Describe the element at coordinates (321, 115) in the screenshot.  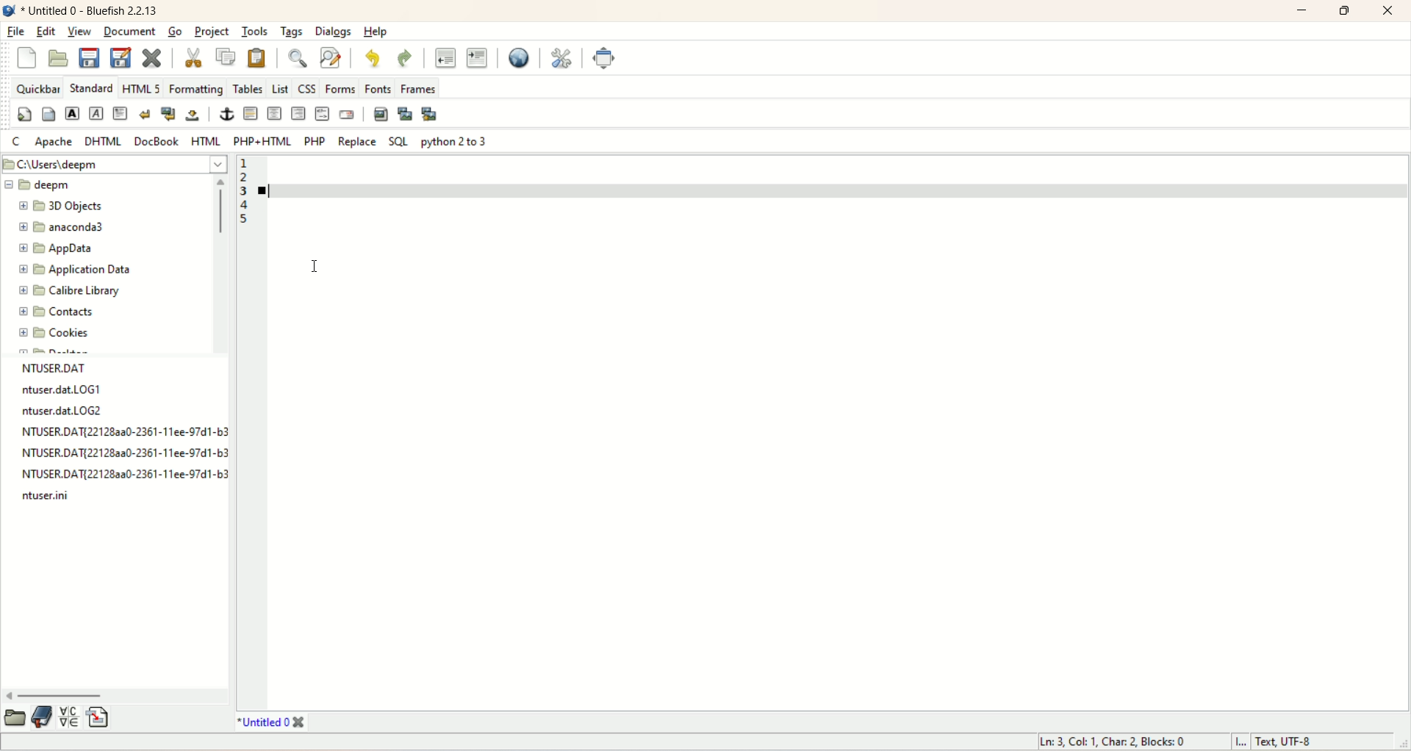
I see `HTML comment` at that location.